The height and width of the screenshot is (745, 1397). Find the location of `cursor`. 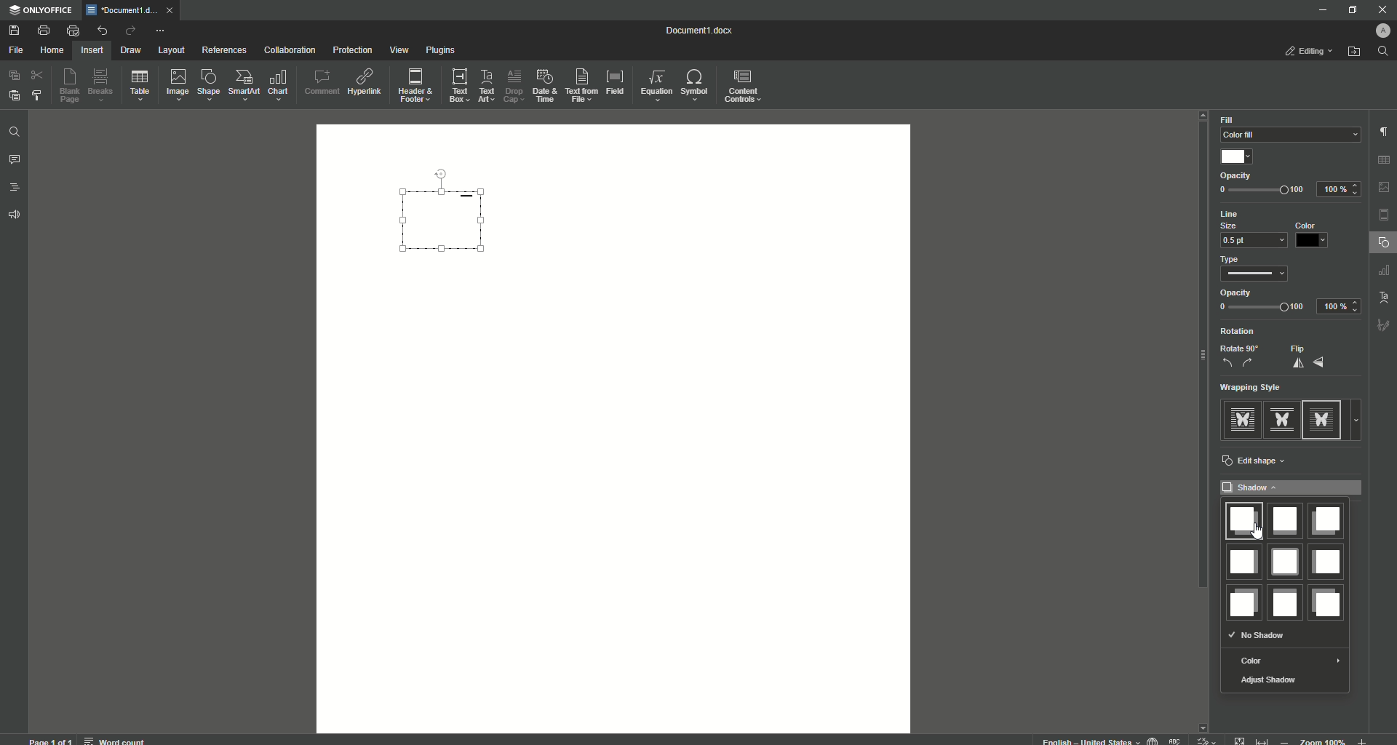

cursor is located at coordinates (1262, 535).